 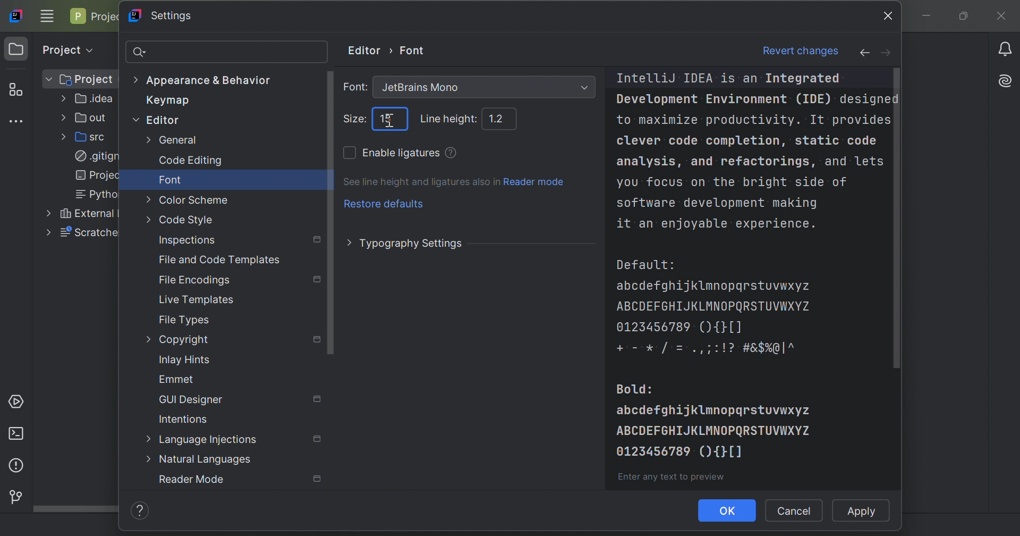 What do you see at coordinates (222, 260) in the screenshot?
I see `File and Code Templates` at bounding box center [222, 260].